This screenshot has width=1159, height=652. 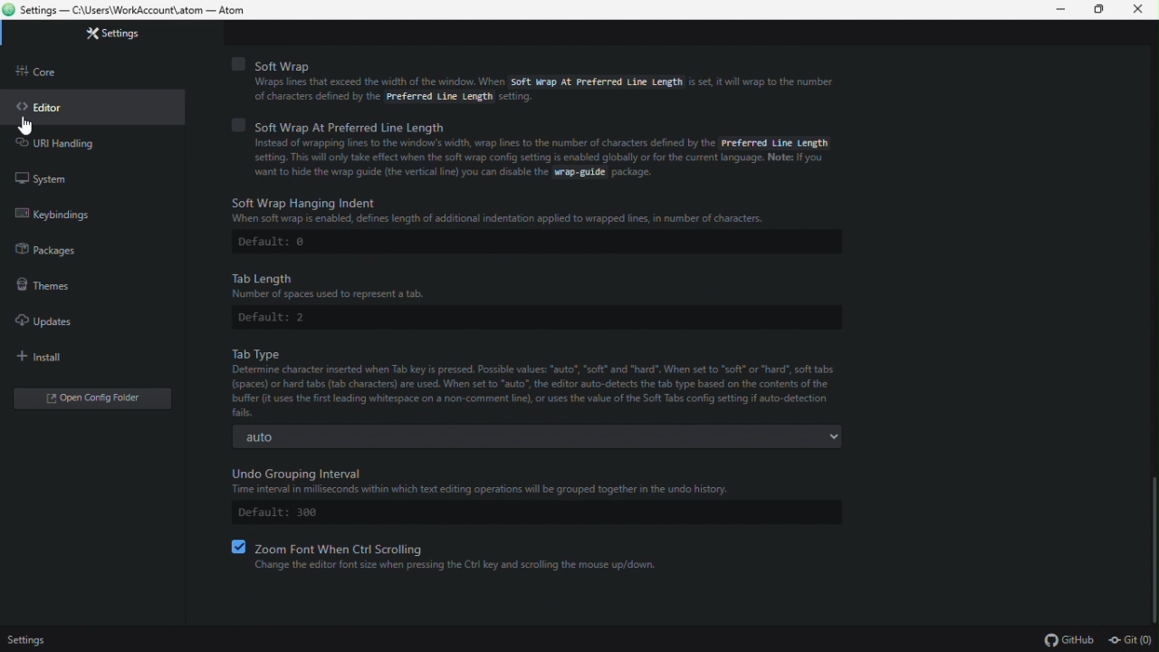 What do you see at coordinates (1132, 640) in the screenshot?
I see `git` at bounding box center [1132, 640].